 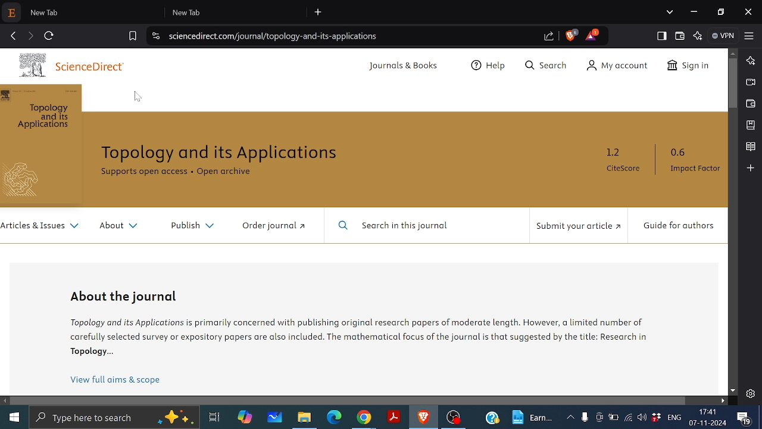 What do you see at coordinates (585, 418) in the screenshot?
I see `Recorder` at bounding box center [585, 418].